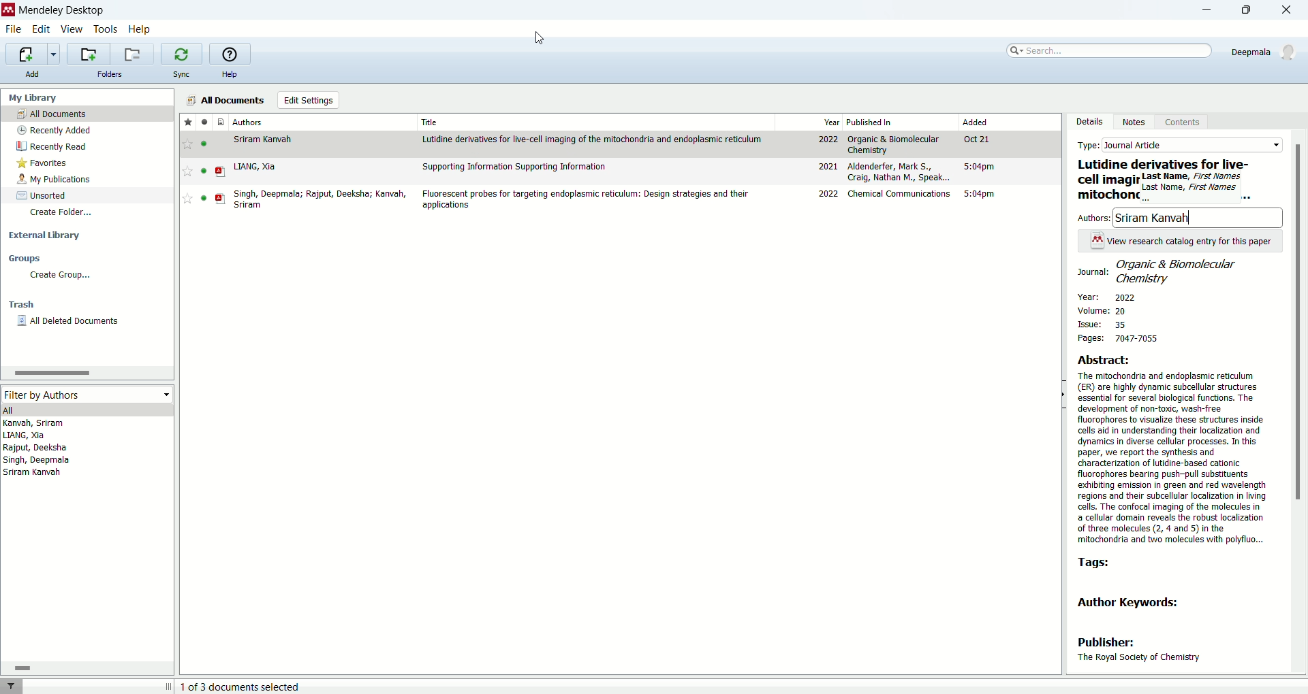 This screenshot has width=1308, height=694. What do you see at coordinates (41, 30) in the screenshot?
I see `edit` at bounding box center [41, 30].